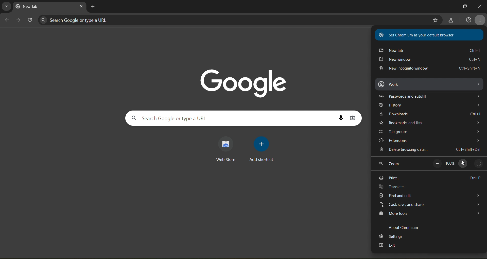 This screenshot has width=487, height=259. What do you see at coordinates (429, 150) in the screenshot?
I see `delete brosing data` at bounding box center [429, 150].